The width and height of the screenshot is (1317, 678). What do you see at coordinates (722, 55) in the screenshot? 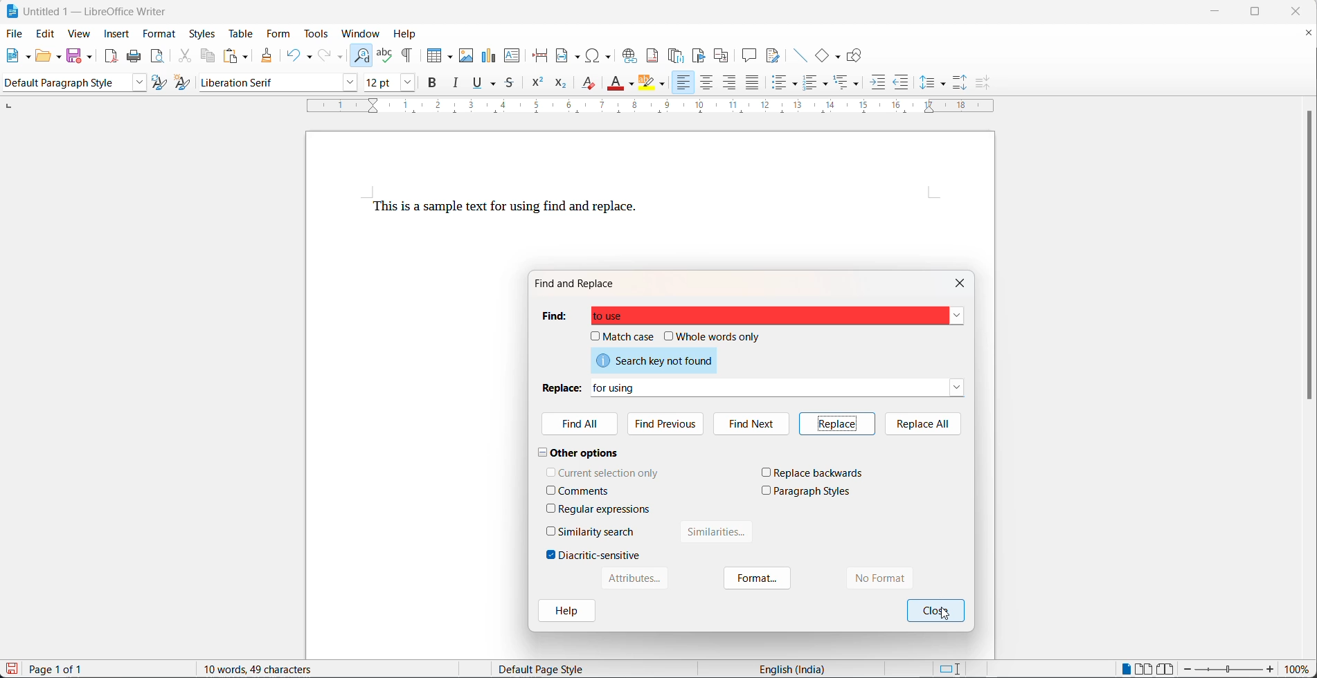
I see `insert cross-reference` at bounding box center [722, 55].